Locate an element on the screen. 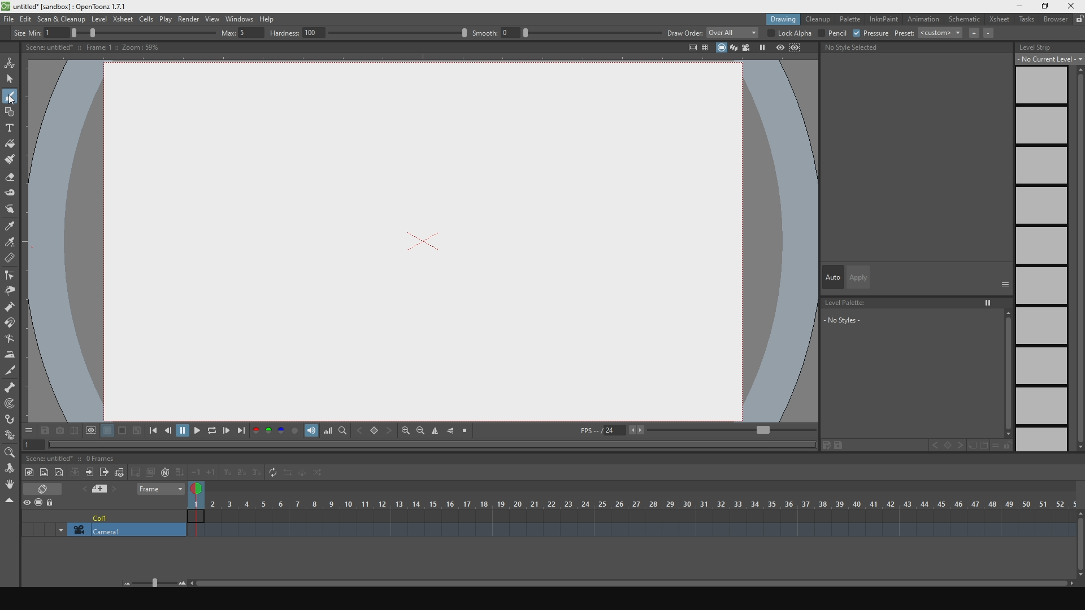  xsheet is located at coordinates (1000, 20).